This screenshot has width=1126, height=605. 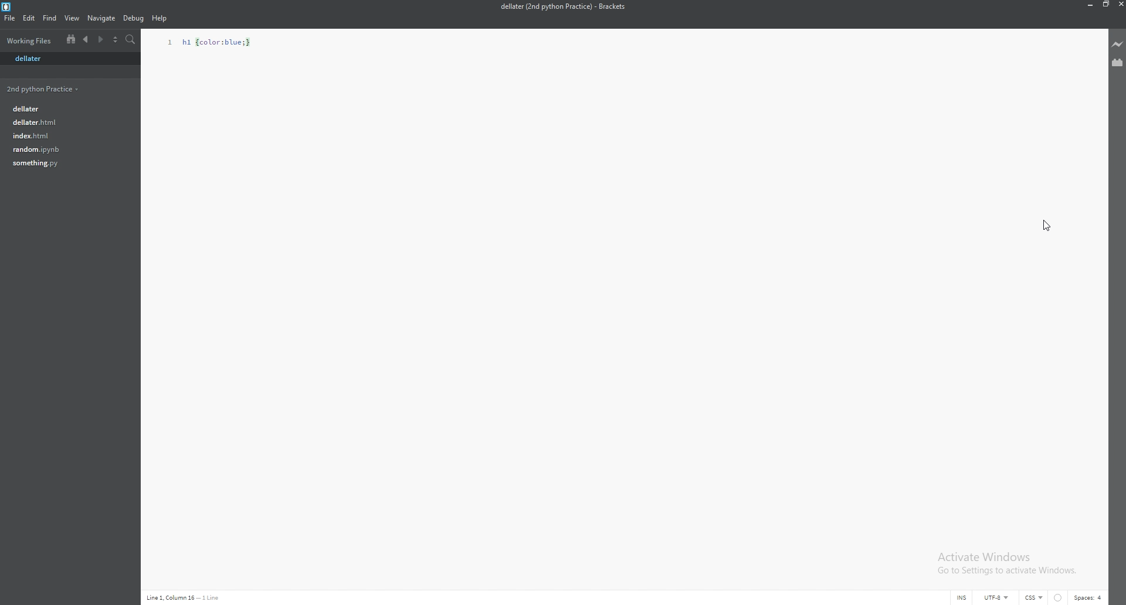 What do you see at coordinates (1059, 599) in the screenshot?
I see `linter` at bounding box center [1059, 599].